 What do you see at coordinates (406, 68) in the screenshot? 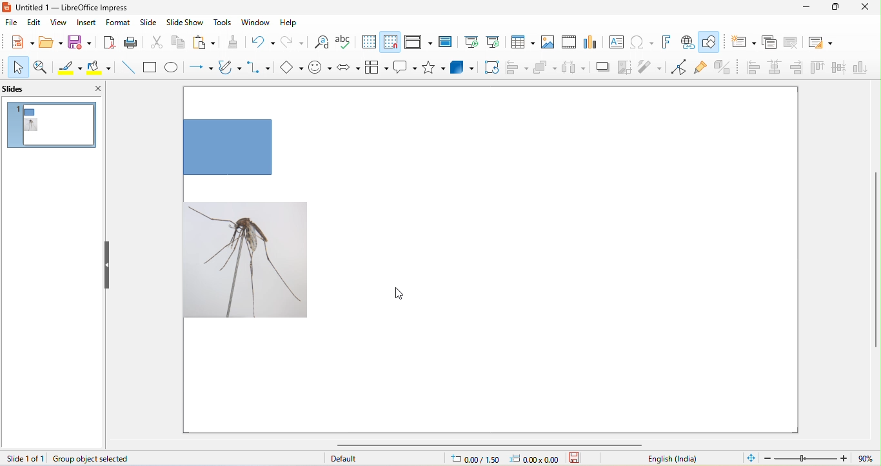
I see `callout shapes` at bounding box center [406, 68].